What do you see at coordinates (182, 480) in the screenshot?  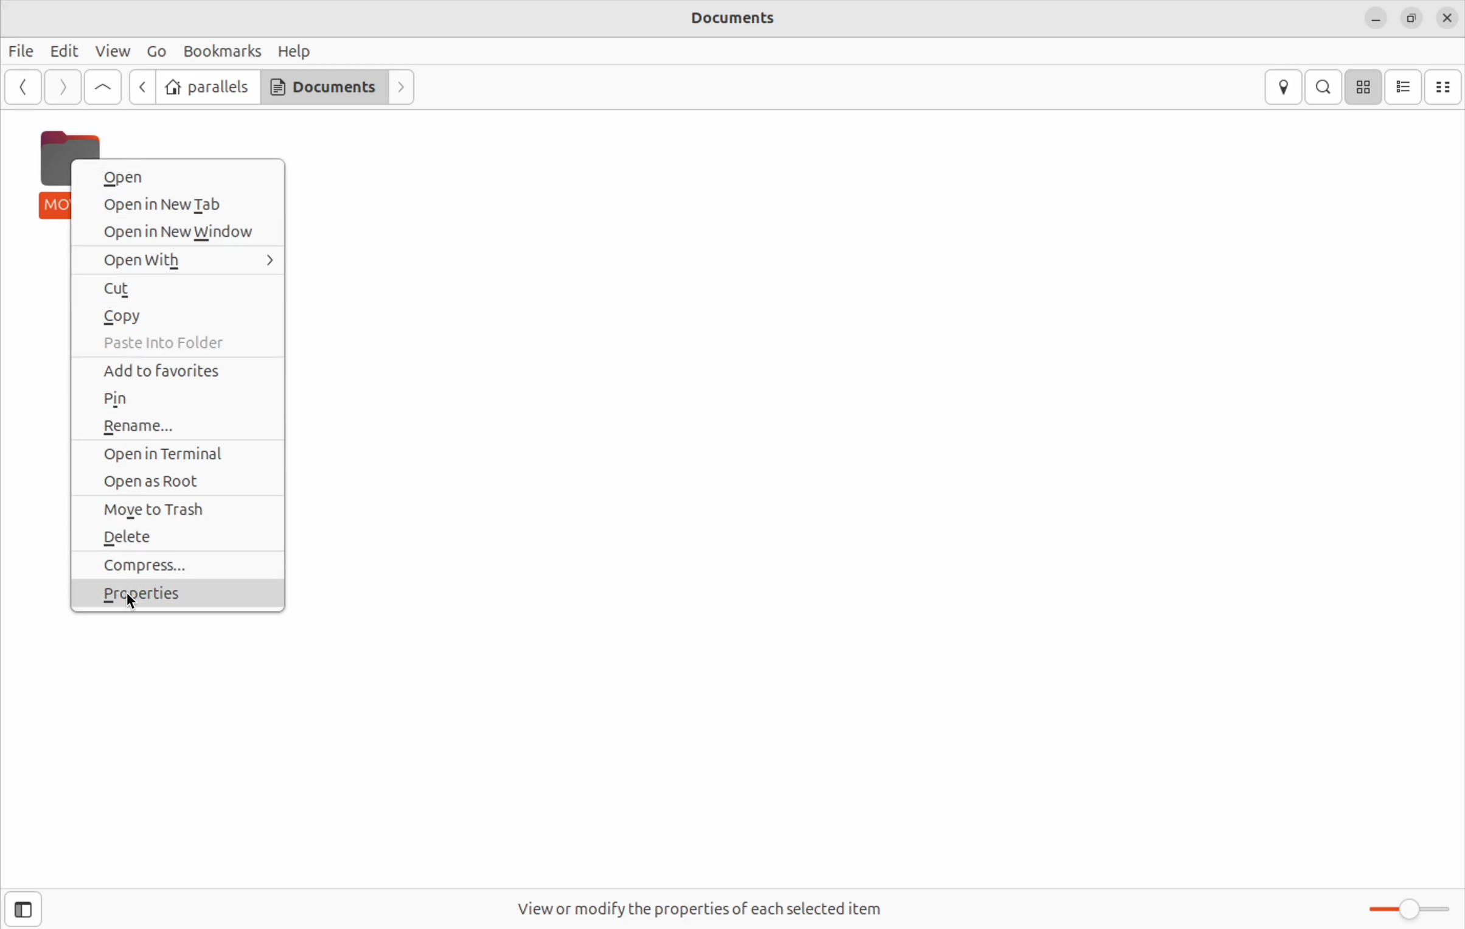 I see `Open as Root` at bounding box center [182, 480].